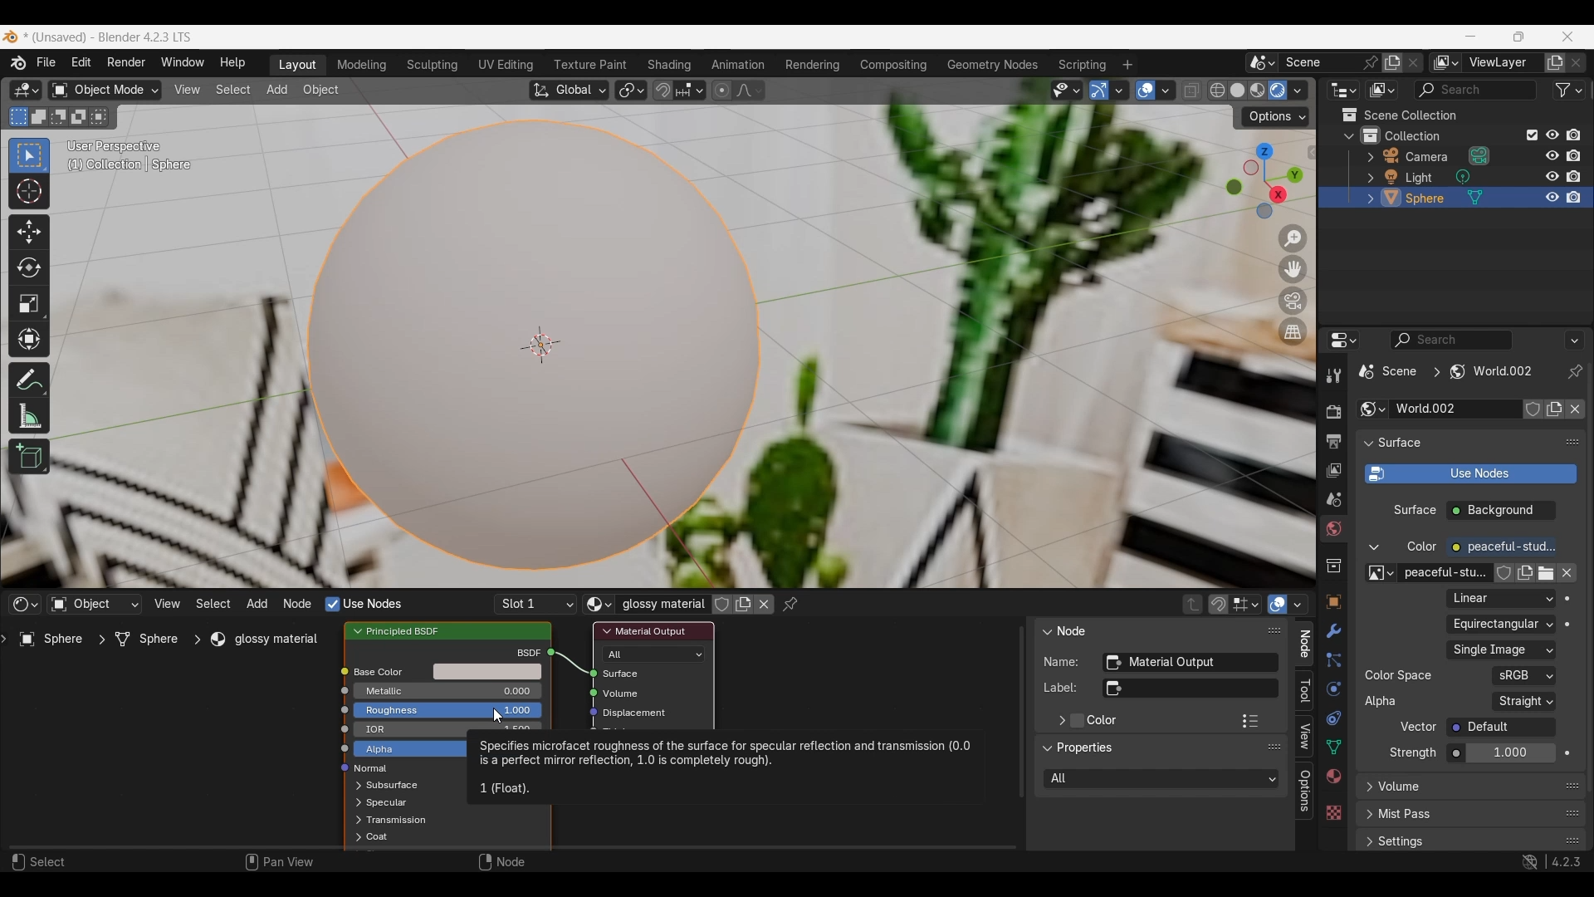  What do you see at coordinates (1293, 331) in the screenshot?
I see `Switch the current view from perspective/orthographic projection` at bounding box center [1293, 331].